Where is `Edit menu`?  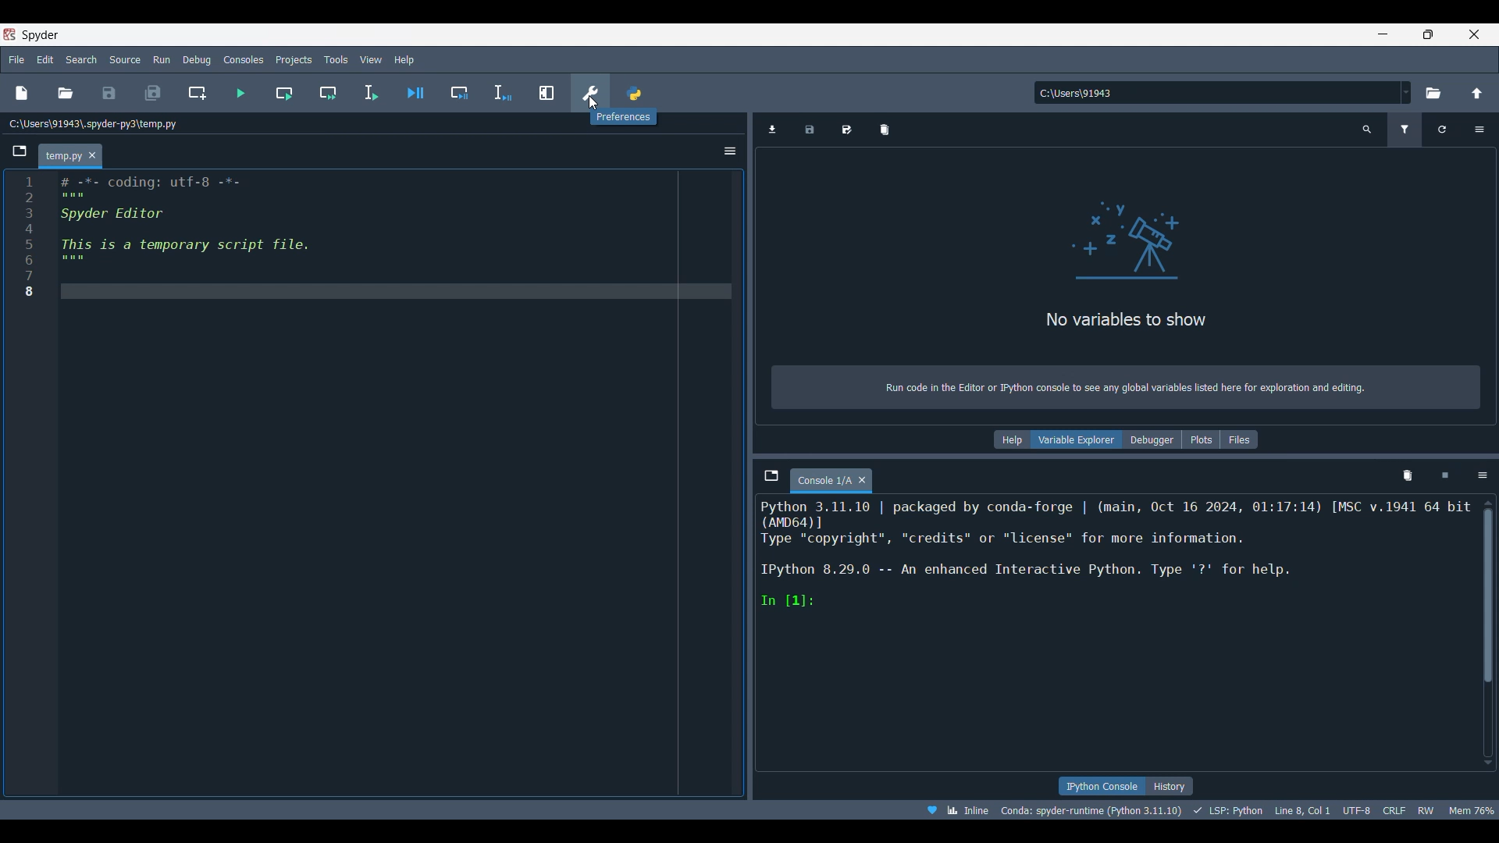
Edit menu is located at coordinates (46, 59).